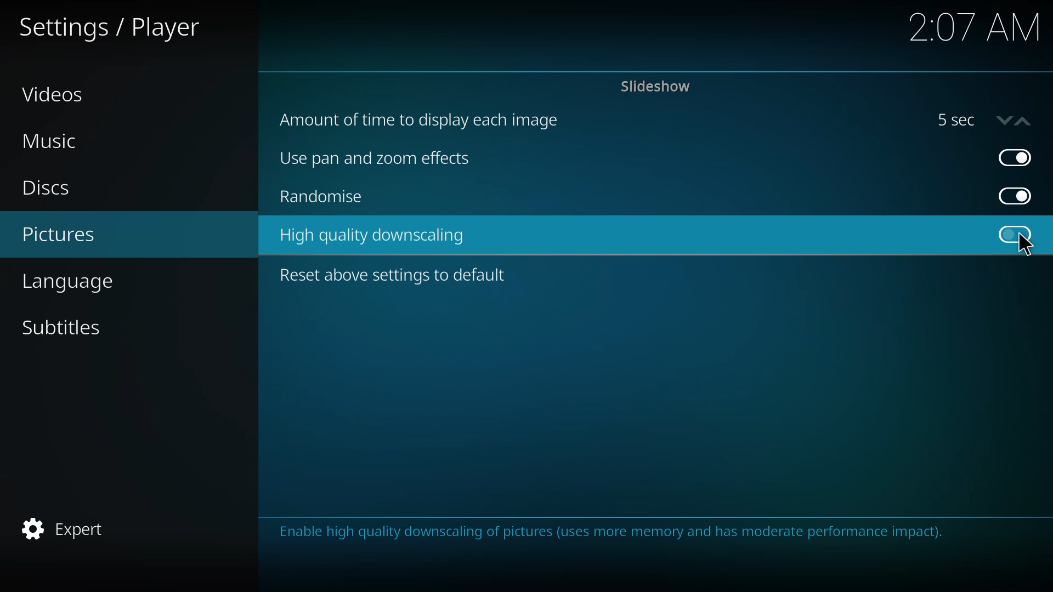 Image resolution: width=1053 pixels, height=592 pixels. Describe the element at coordinates (382, 160) in the screenshot. I see `use pan and zoom effects` at that location.